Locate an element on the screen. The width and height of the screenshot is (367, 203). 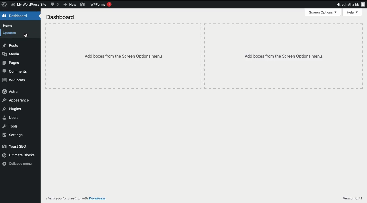
Updates is located at coordinates (11, 34).